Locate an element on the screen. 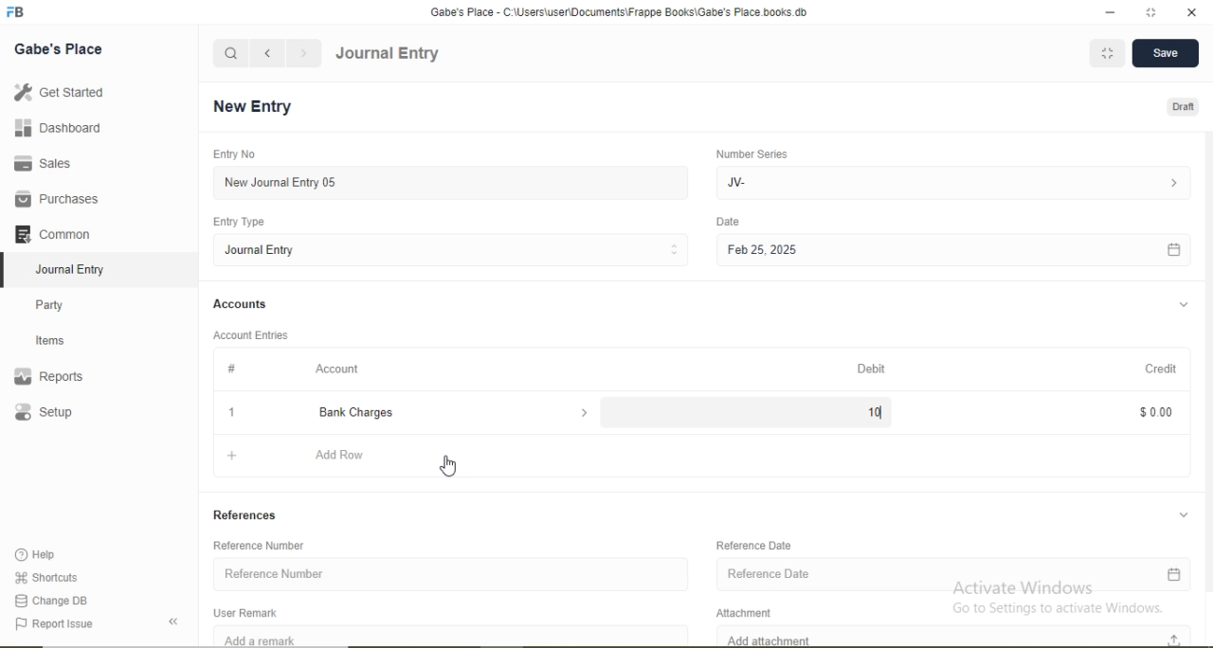 Image resolution: width=1213 pixels, height=648 pixels. Account Entries is located at coordinates (249, 333).